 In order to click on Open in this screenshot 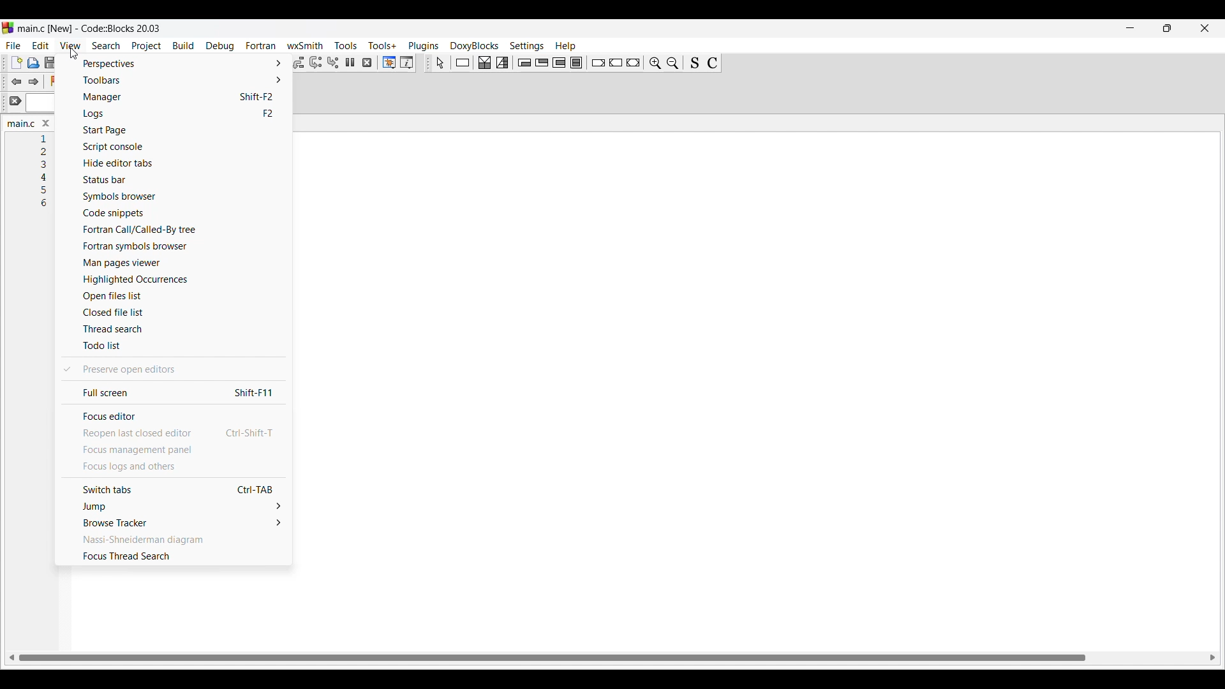, I will do `click(34, 63)`.